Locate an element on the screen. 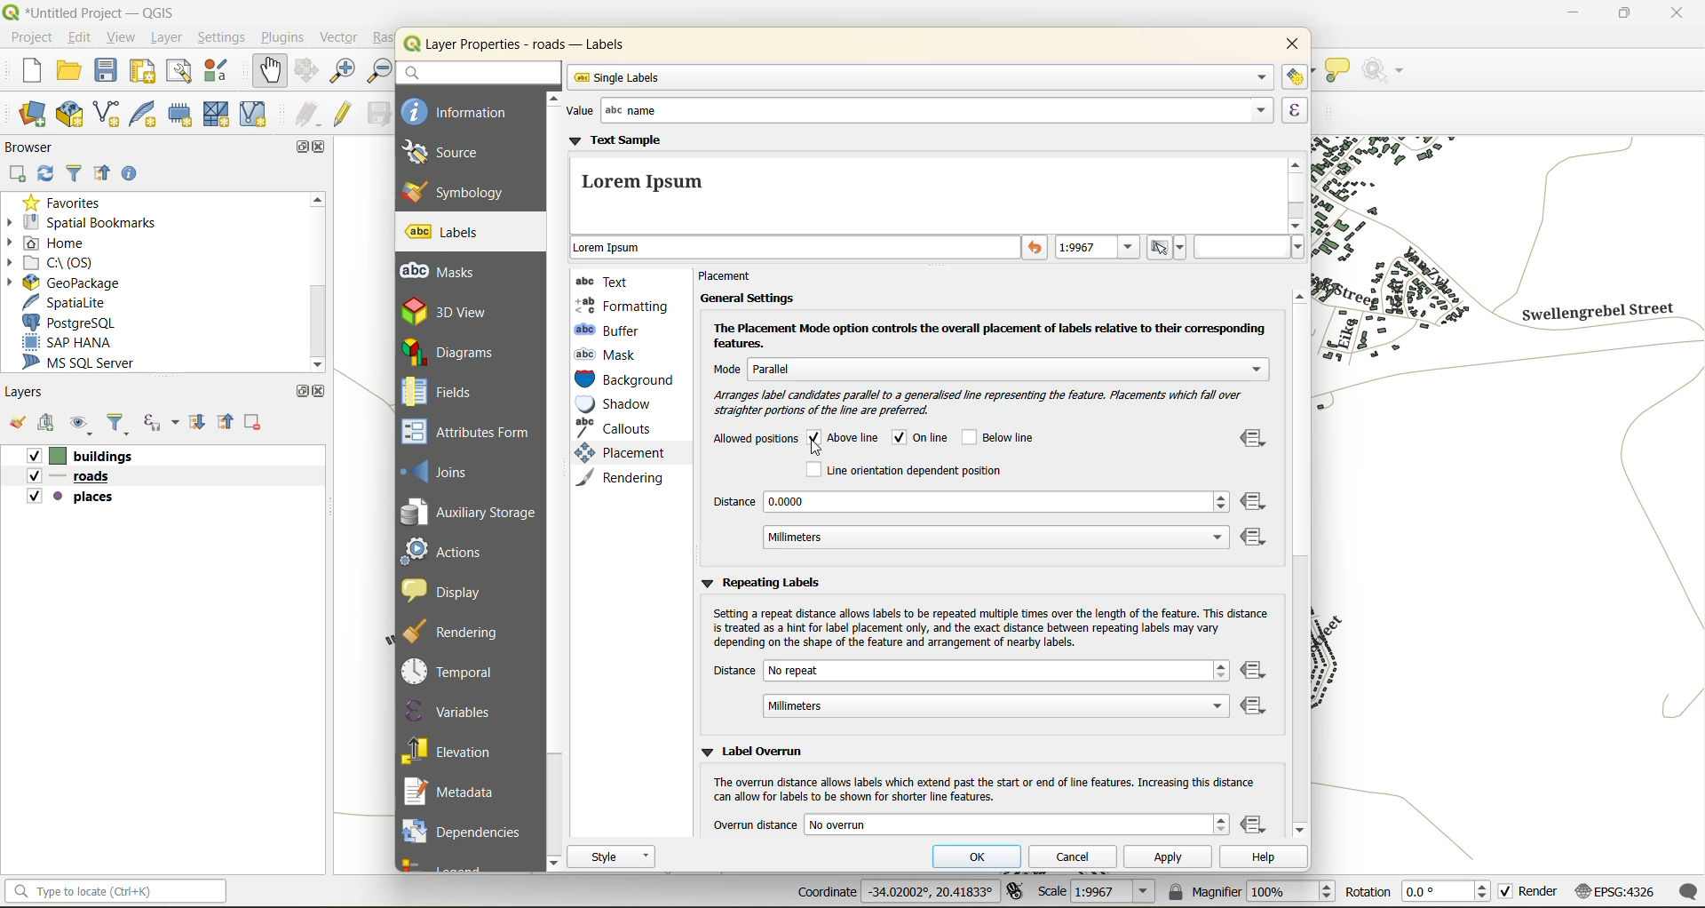  geopackage is located at coordinates (73, 285).